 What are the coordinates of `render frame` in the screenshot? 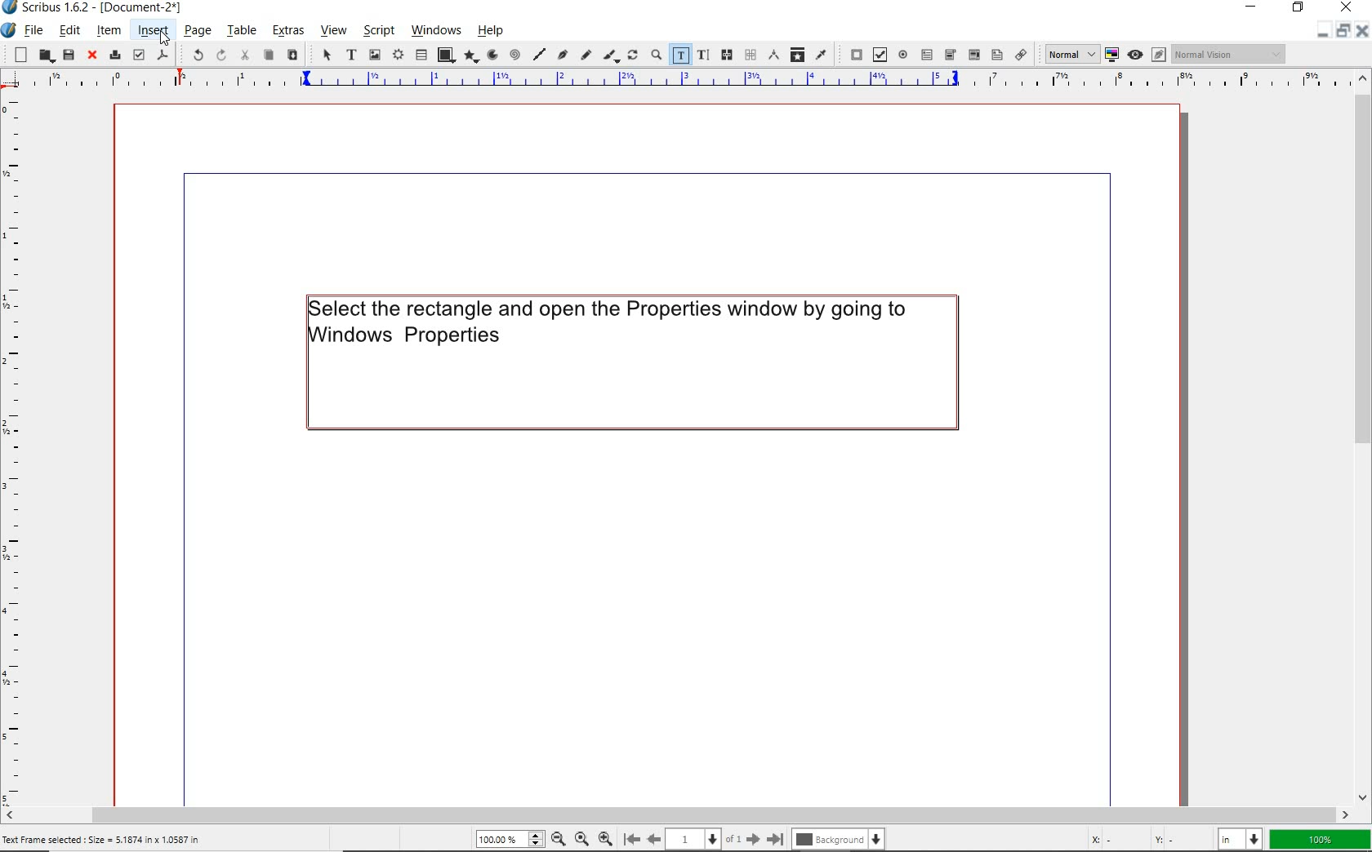 It's located at (397, 55).